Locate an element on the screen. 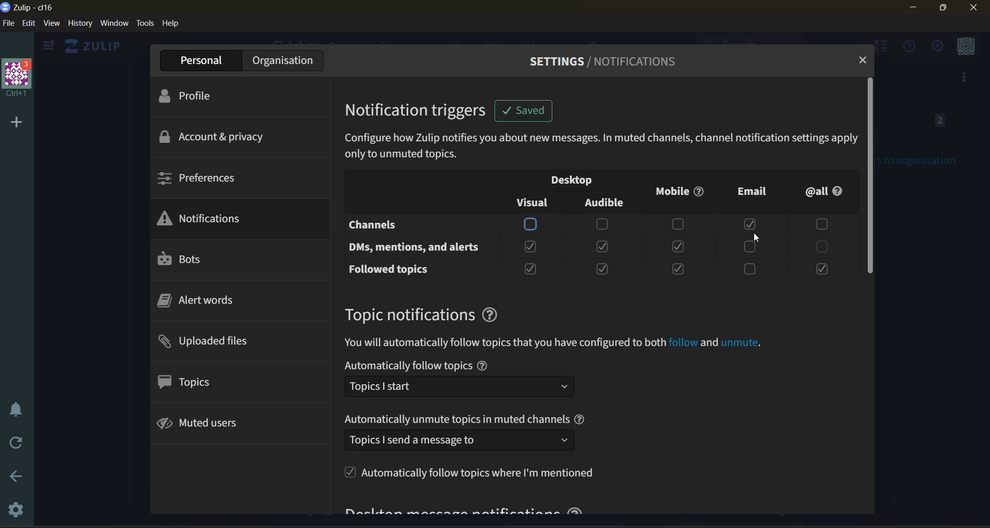 The width and height of the screenshot is (990, 528). maximize is located at coordinates (941, 9).